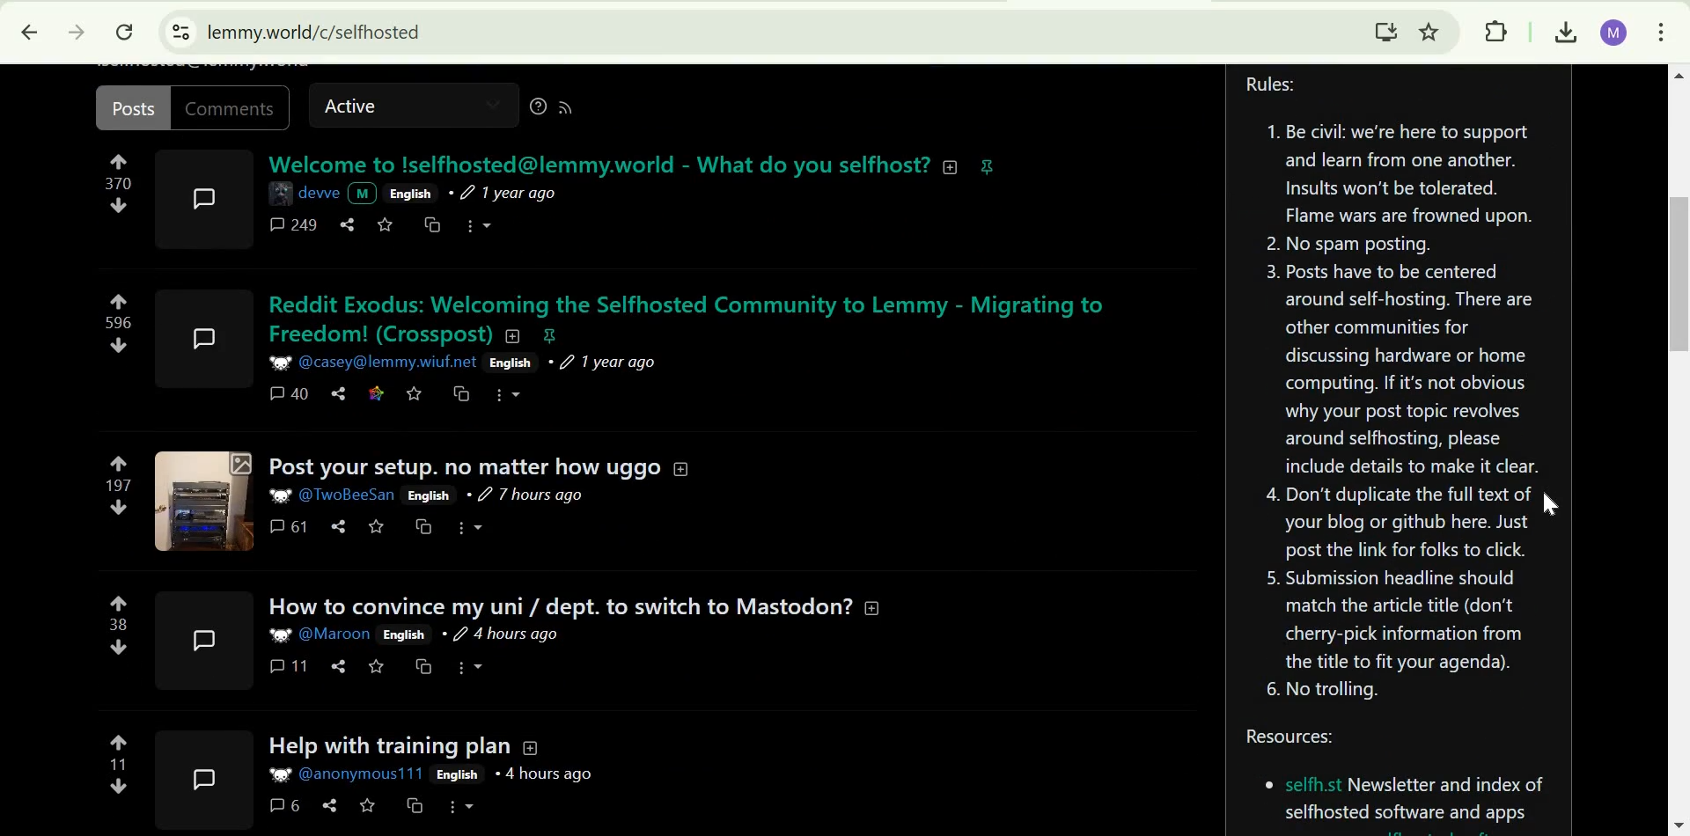 Image resolution: width=1690 pixels, height=836 pixels. I want to click on more, so click(468, 666).